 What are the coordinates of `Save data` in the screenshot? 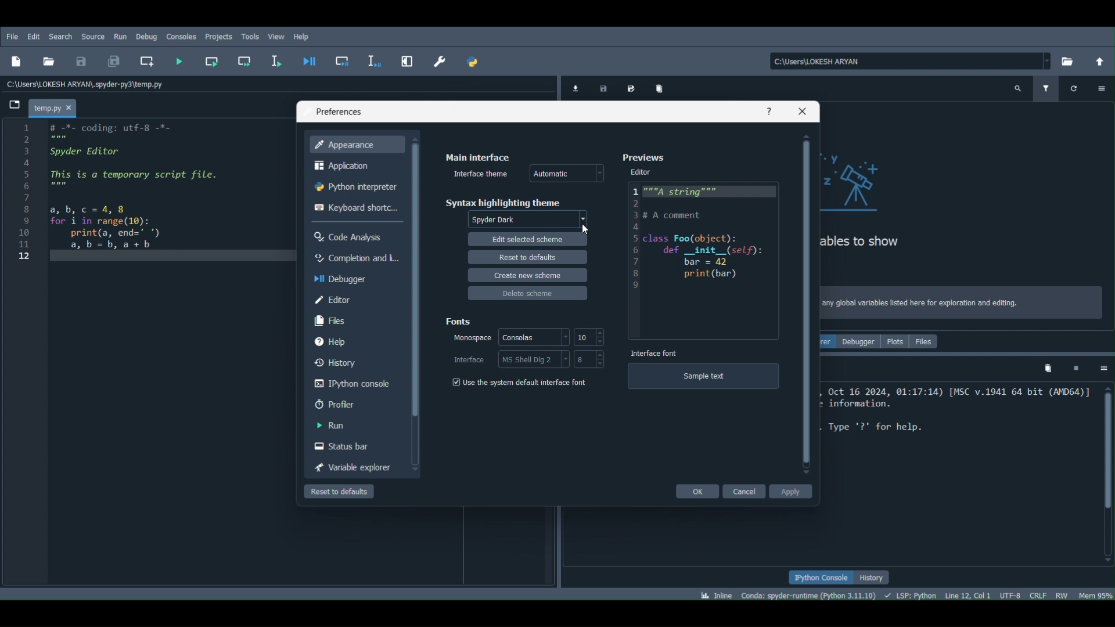 It's located at (604, 87).